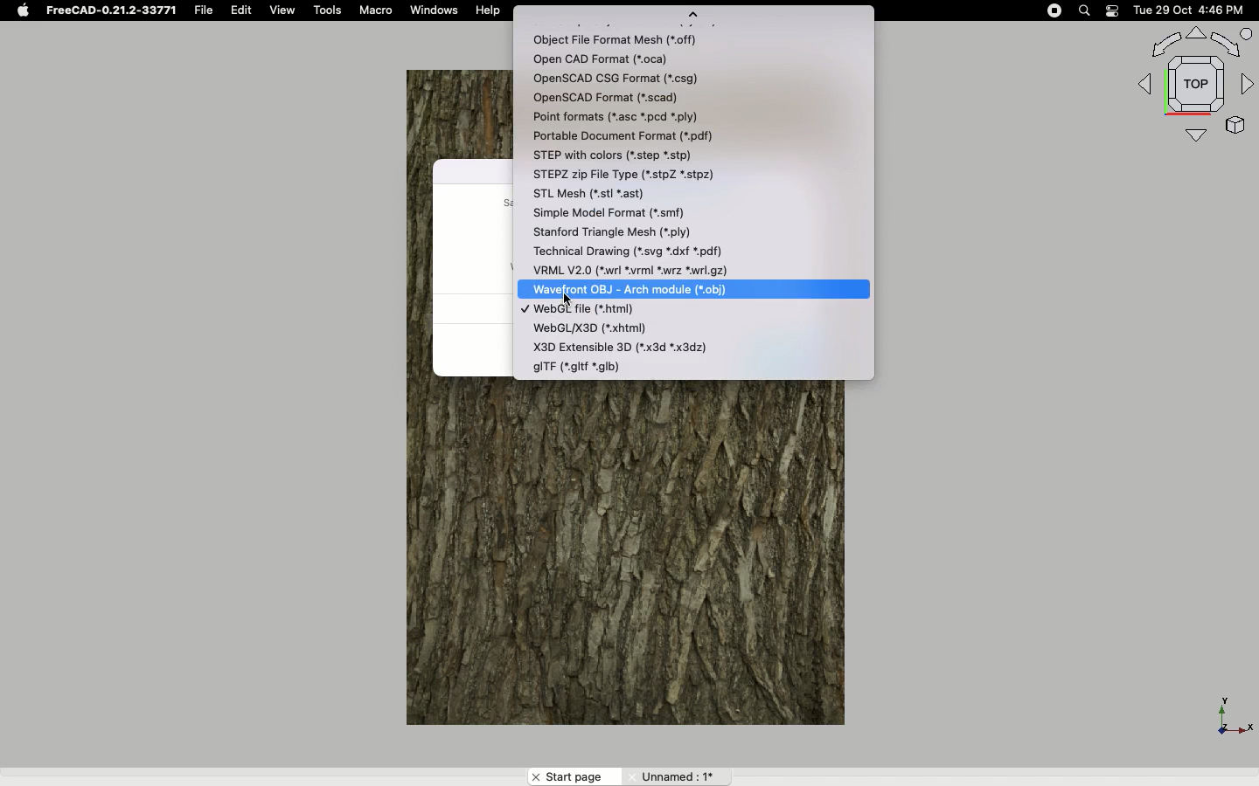  Describe the element at coordinates (636, 136) in the screenshot. I see `Portable document format(*.pdf)` at that location.